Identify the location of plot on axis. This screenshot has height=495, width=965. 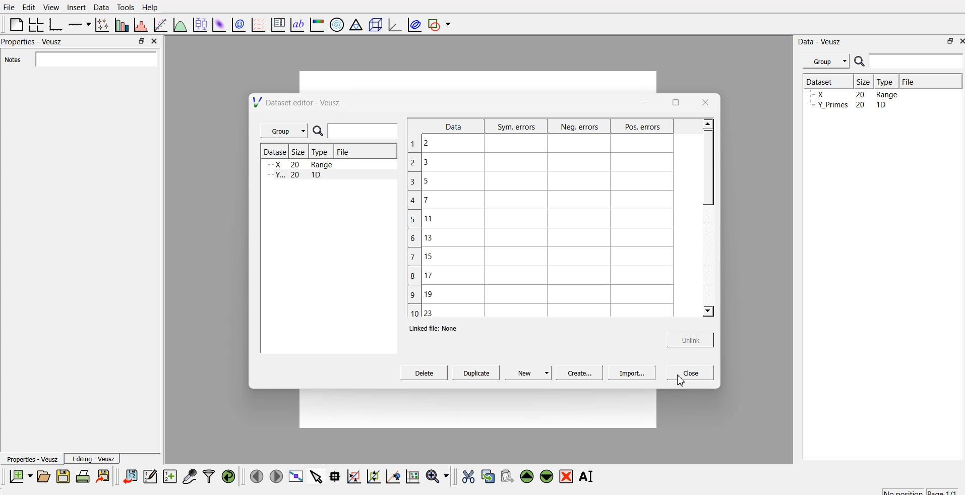
(78, 23).